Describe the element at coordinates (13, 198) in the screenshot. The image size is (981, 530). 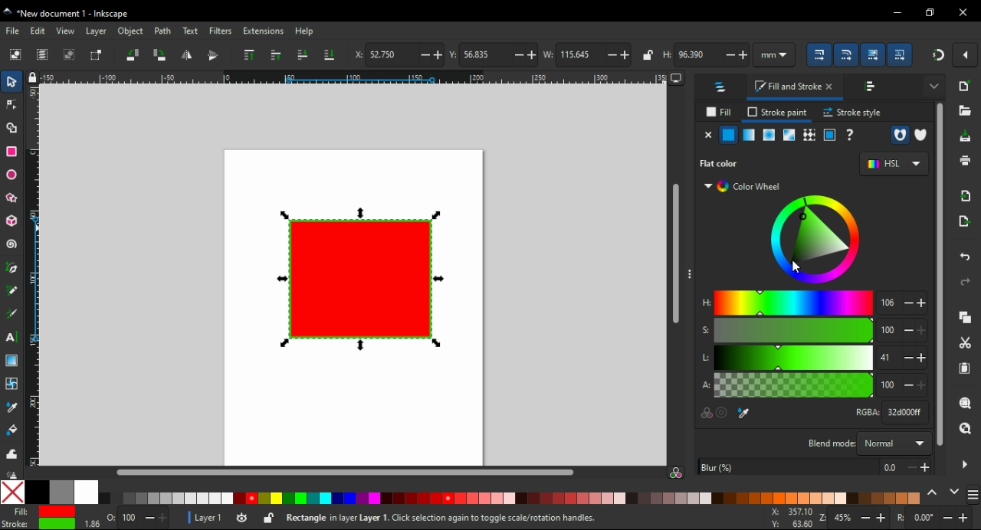
I see `star/polygon tool` at that location.